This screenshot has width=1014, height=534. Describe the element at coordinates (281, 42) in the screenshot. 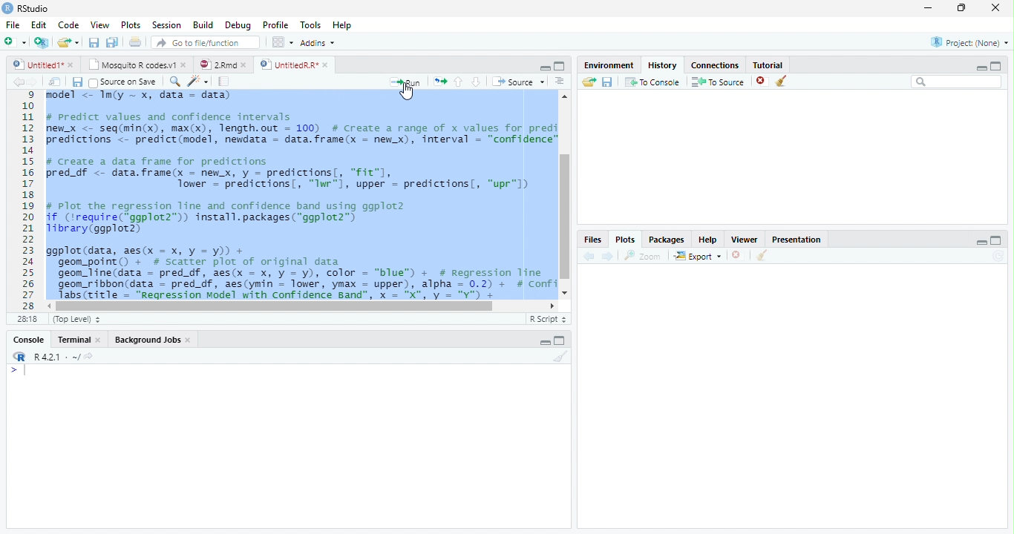

I see `Wrokspace panes` at that location.